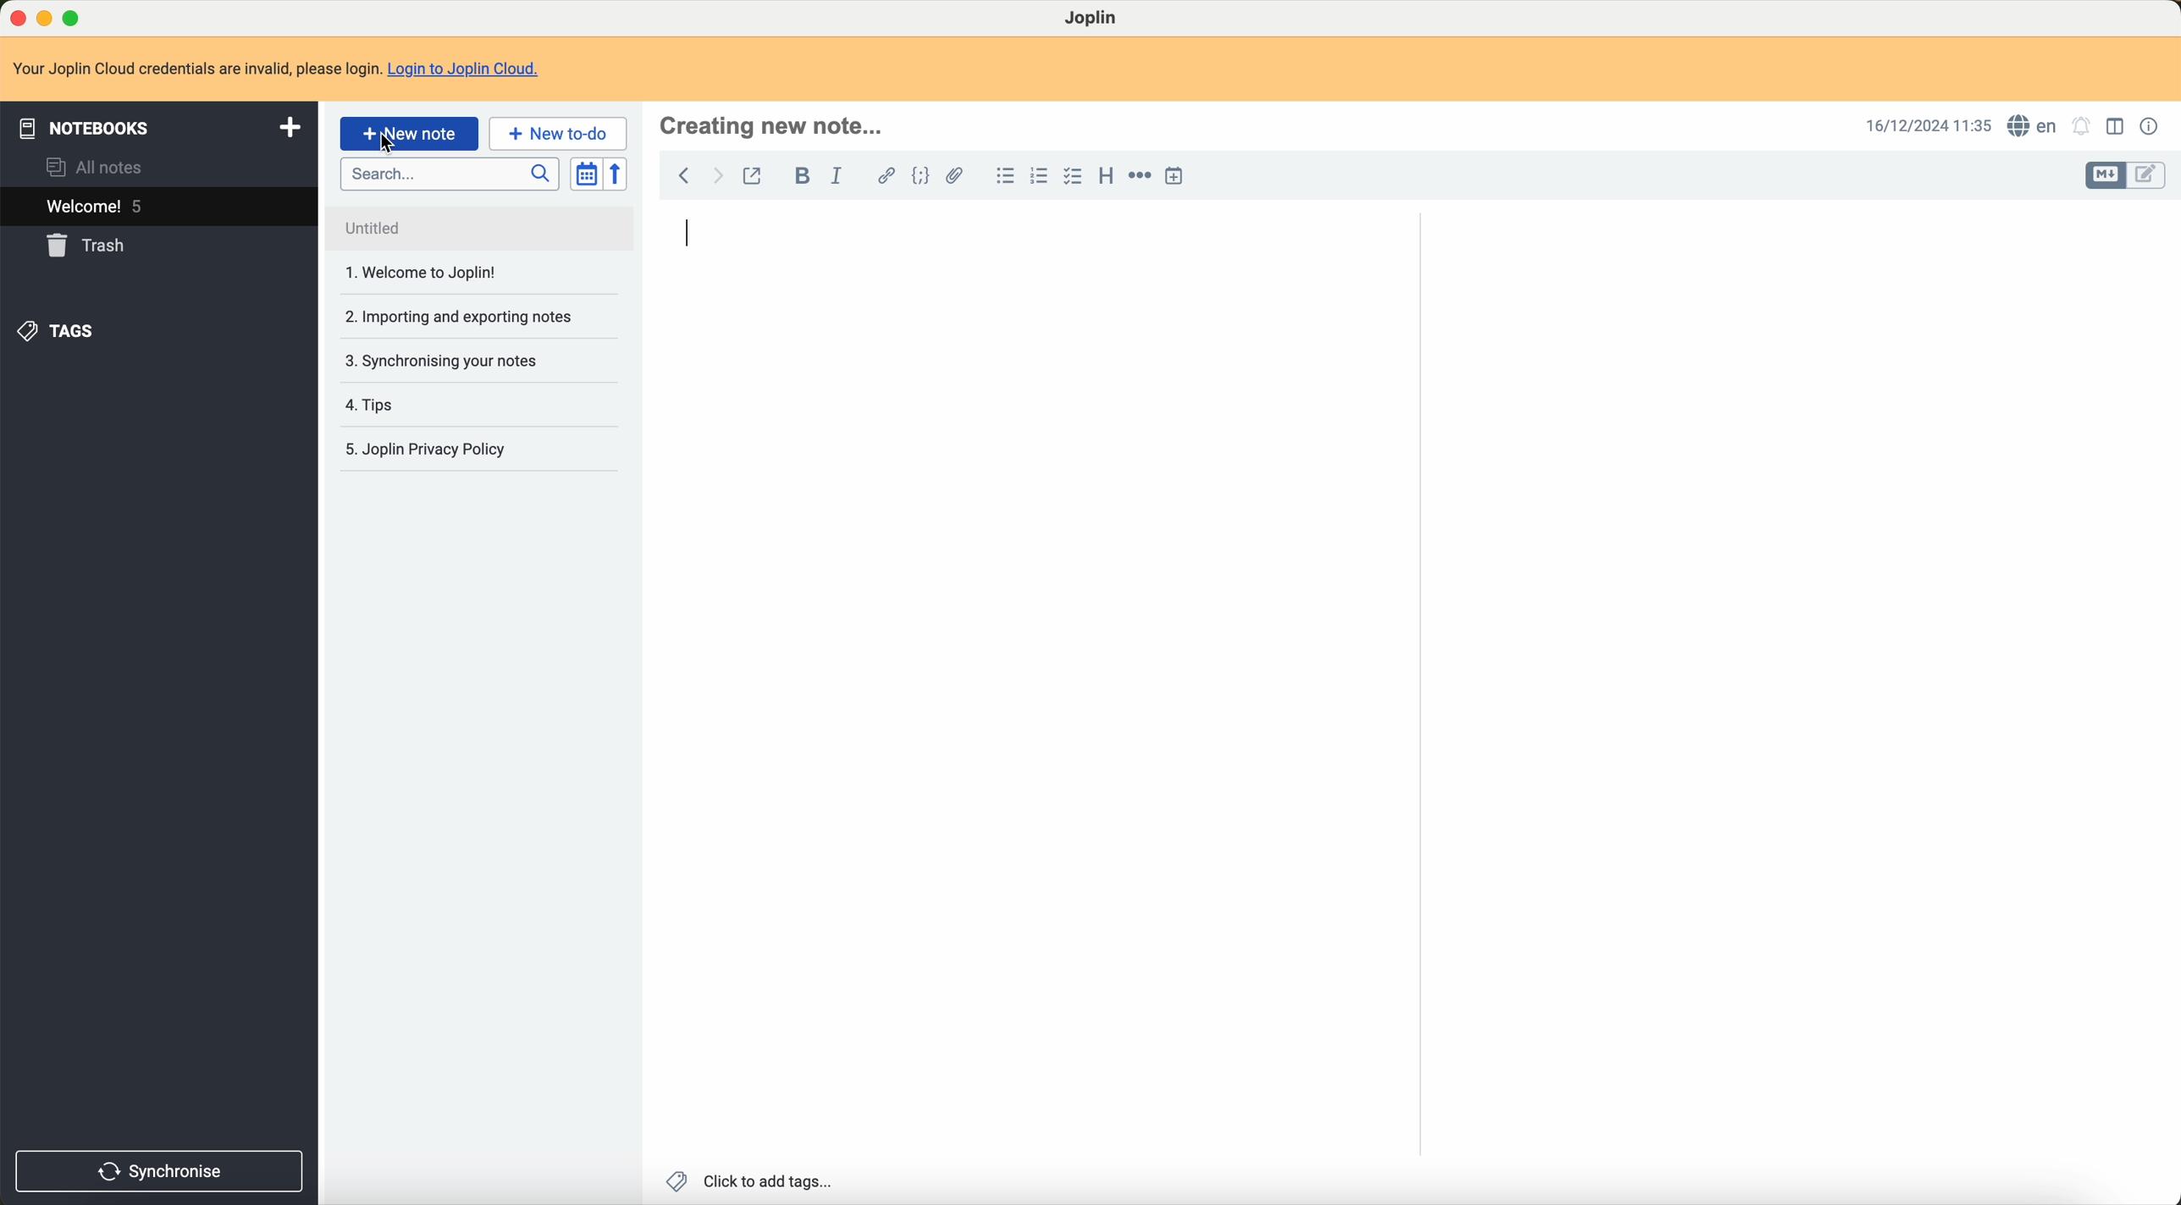  I want to click on Joplin, so click(1095, 19).